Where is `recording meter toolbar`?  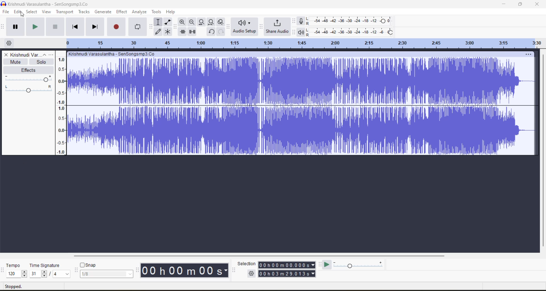 recording meter toolbar is located at coordinates (294, 21).